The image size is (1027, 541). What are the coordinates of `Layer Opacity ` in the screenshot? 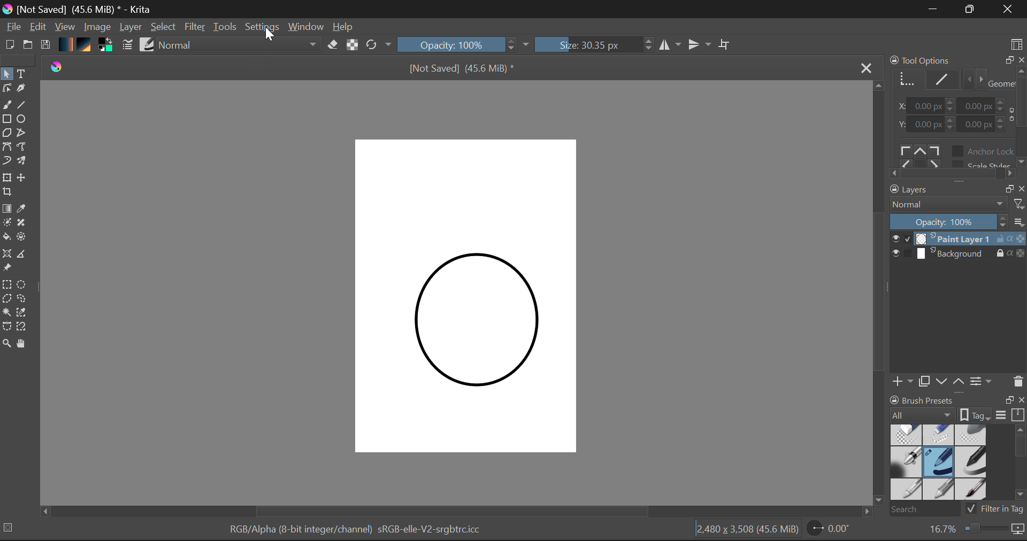 It's located at (957, 222).